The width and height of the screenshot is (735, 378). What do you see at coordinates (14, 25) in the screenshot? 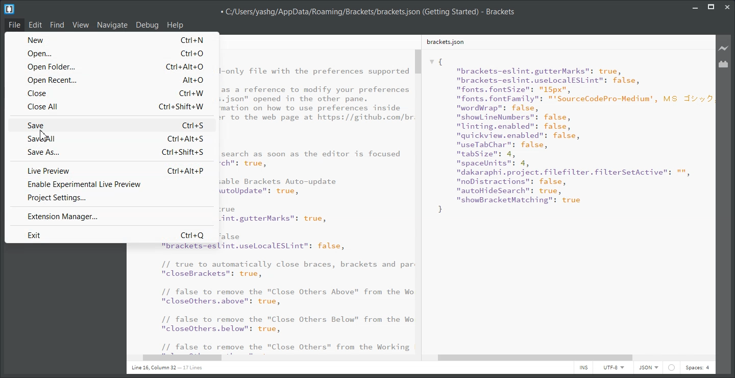
I see `File` at bounding box center [14, 25].